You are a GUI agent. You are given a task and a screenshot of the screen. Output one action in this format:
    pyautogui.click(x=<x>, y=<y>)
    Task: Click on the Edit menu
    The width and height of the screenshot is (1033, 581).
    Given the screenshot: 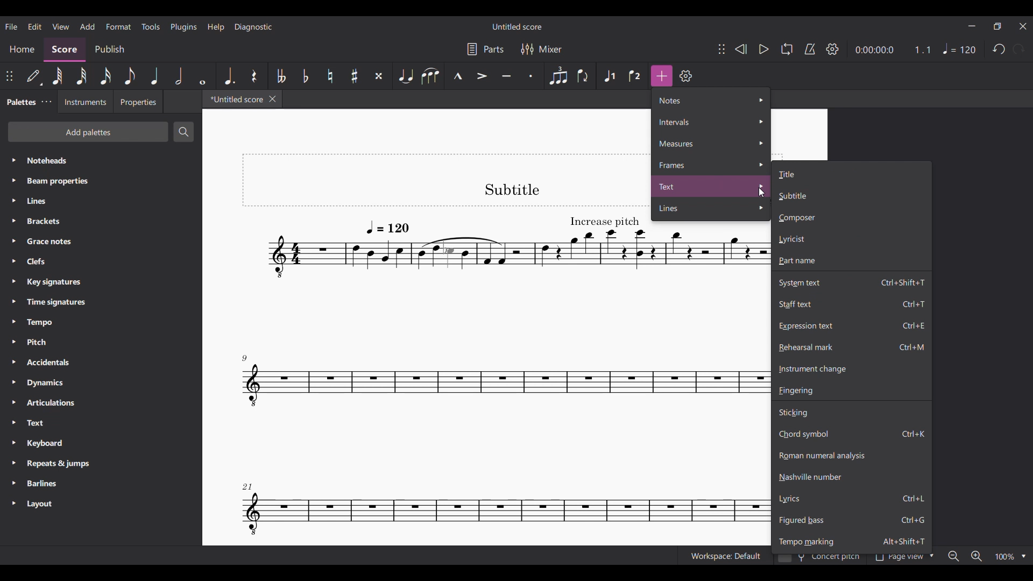 What is the action you would take?
    pyautogui.click(x=34, y=26)
    